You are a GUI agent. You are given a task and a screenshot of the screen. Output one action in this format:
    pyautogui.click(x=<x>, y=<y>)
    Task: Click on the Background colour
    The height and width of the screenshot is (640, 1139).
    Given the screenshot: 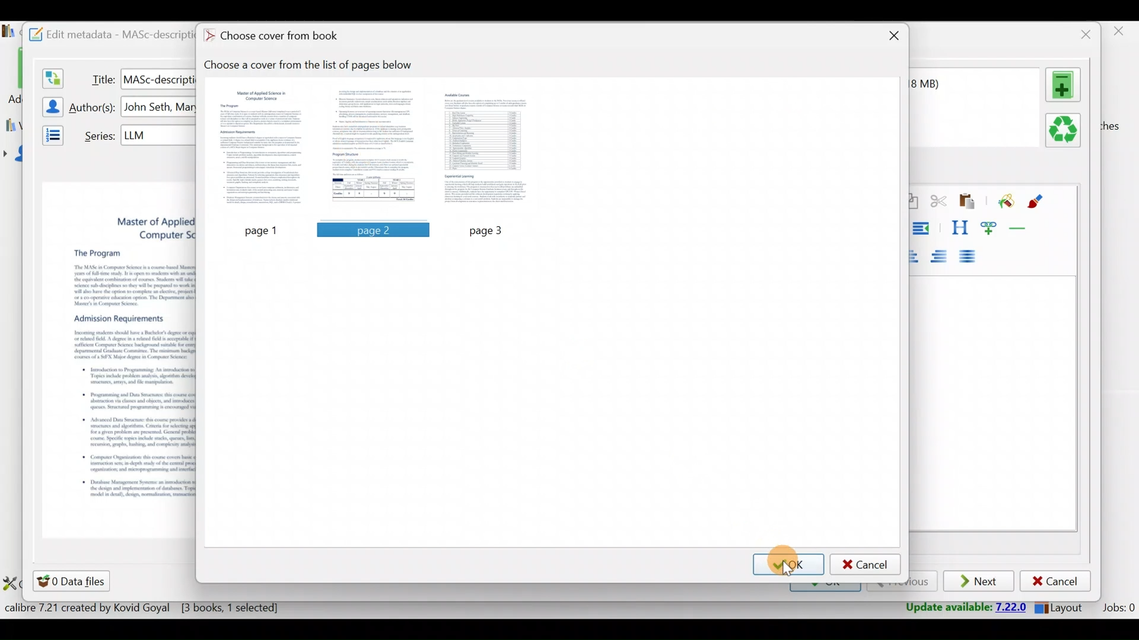 What is the action you would take?
    pyautogui.click(x=1004, y=202)
    